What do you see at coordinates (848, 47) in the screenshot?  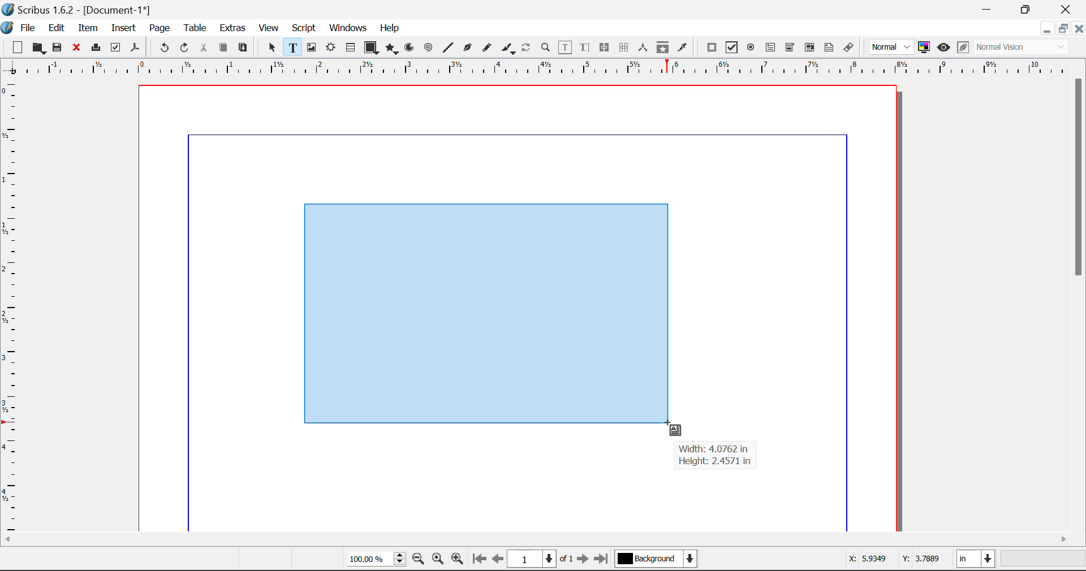 I see `Link Annotation` at bounding box center [848, 47].